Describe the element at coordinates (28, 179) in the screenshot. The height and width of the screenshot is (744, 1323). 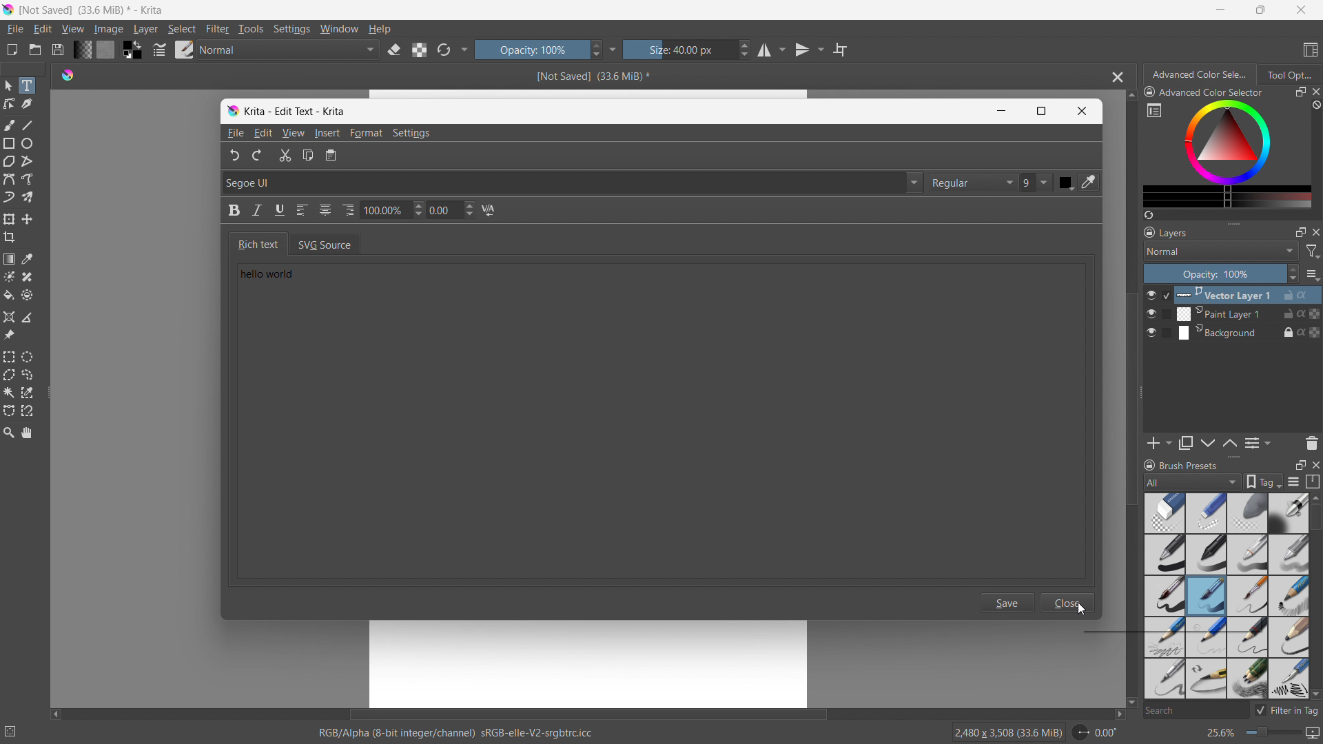
I see `freehand path tool` at that location.